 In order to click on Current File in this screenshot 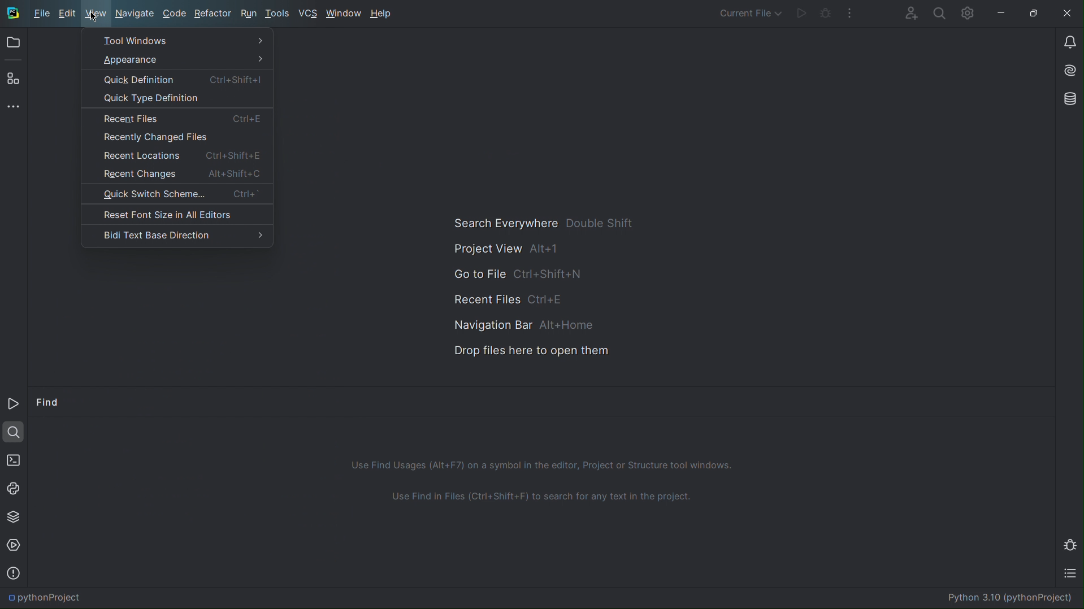, I will do `click(752, 11)`.